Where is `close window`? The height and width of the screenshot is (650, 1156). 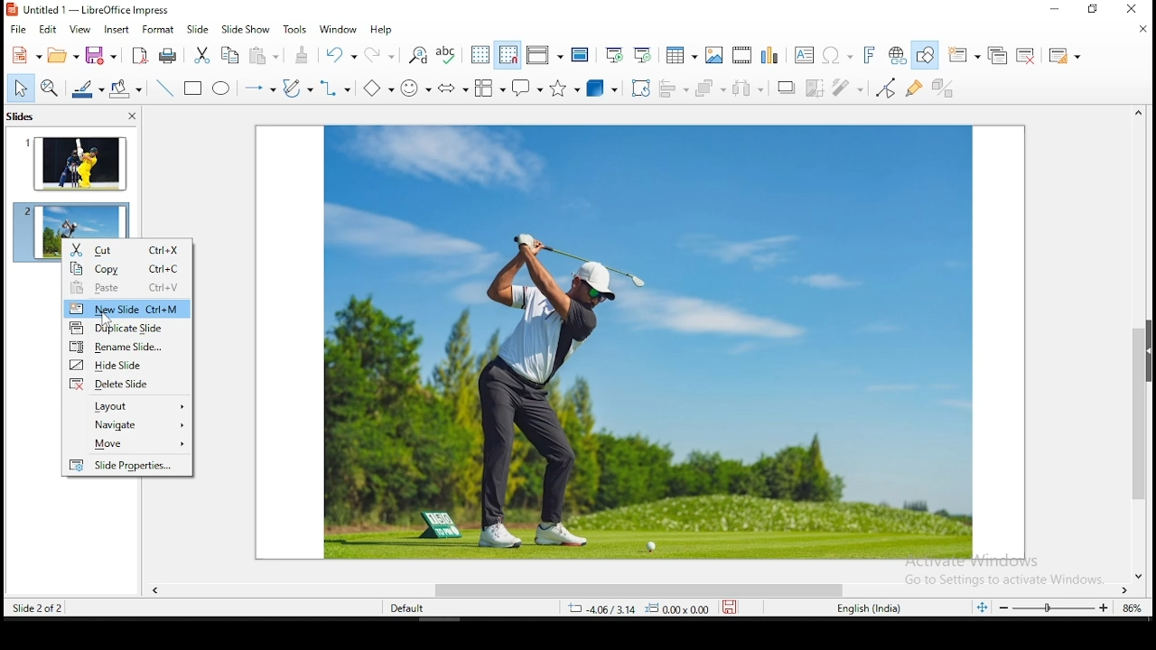 close window is located at coordinates (1129, 8).